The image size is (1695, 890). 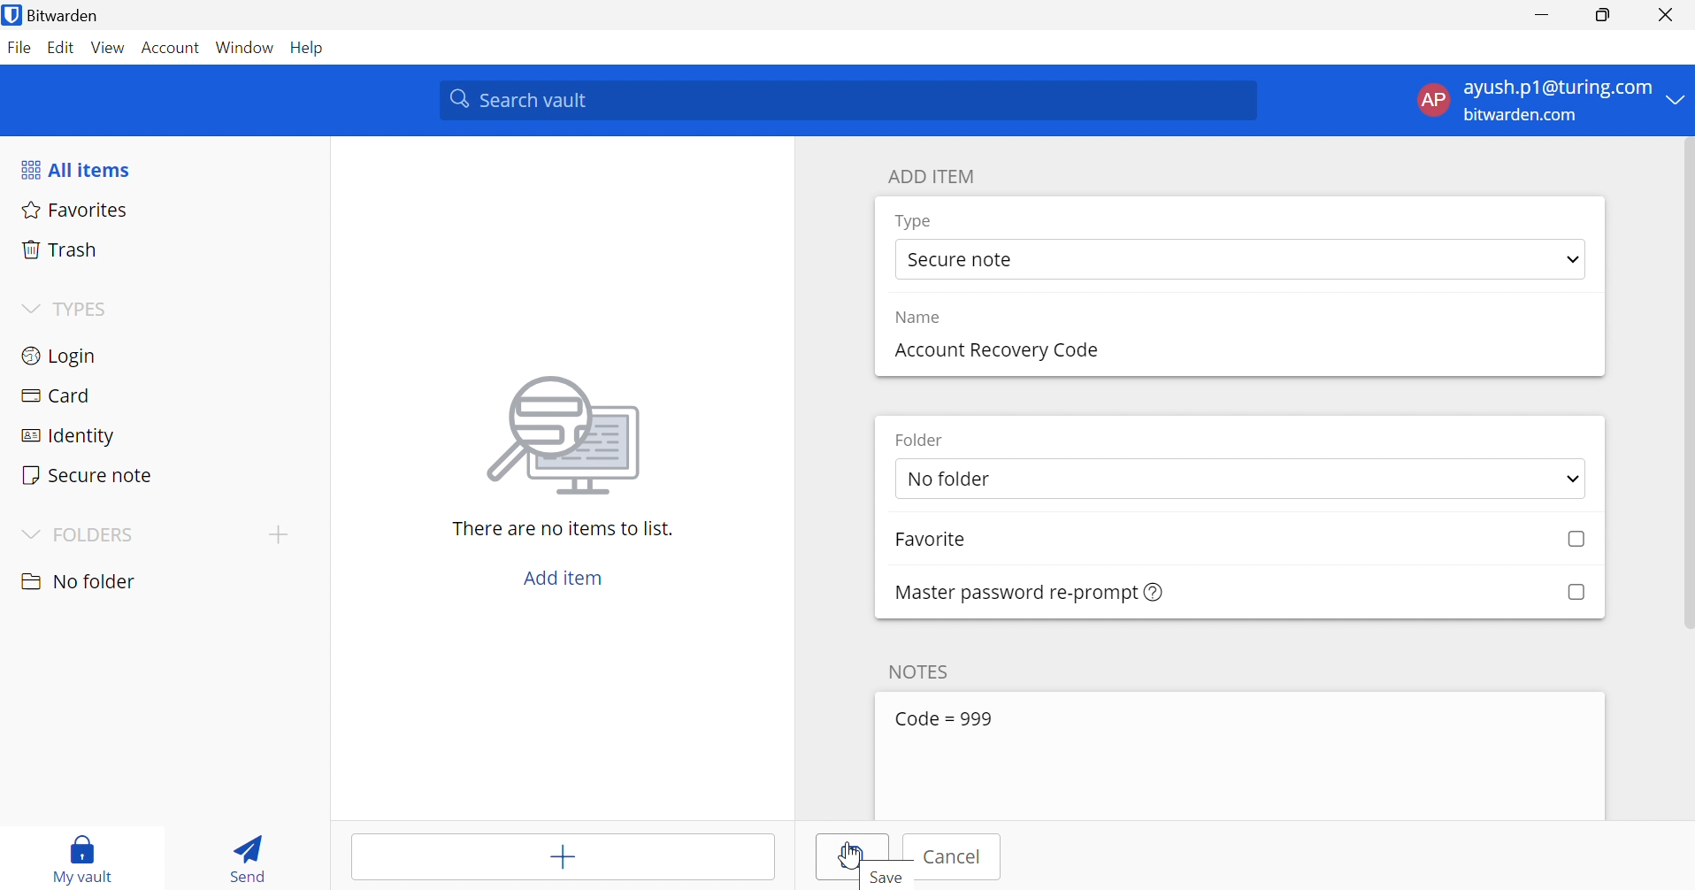 I want to click on Minimize, so click(x=1541, y=17).